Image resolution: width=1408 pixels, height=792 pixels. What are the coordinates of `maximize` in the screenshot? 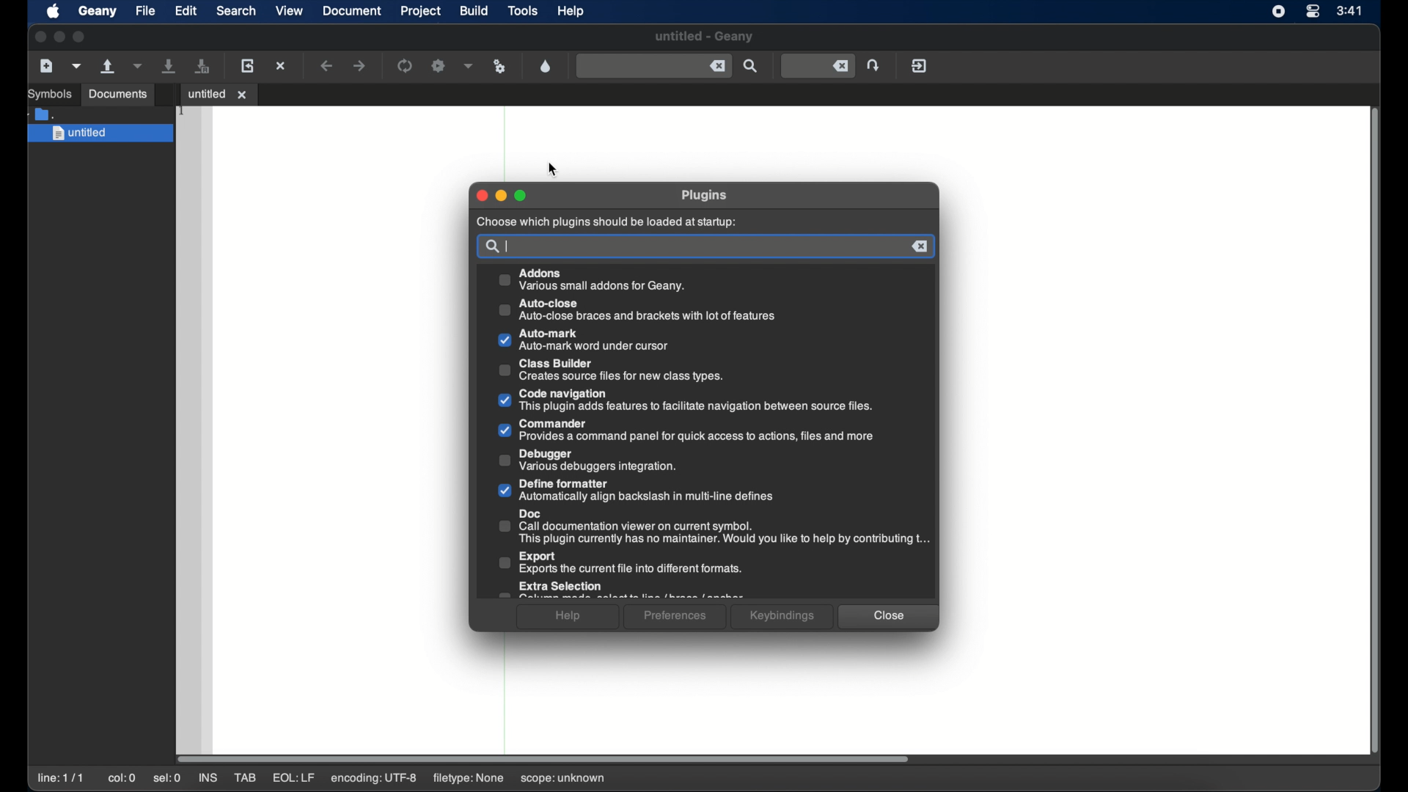 It's located at (521, 195).